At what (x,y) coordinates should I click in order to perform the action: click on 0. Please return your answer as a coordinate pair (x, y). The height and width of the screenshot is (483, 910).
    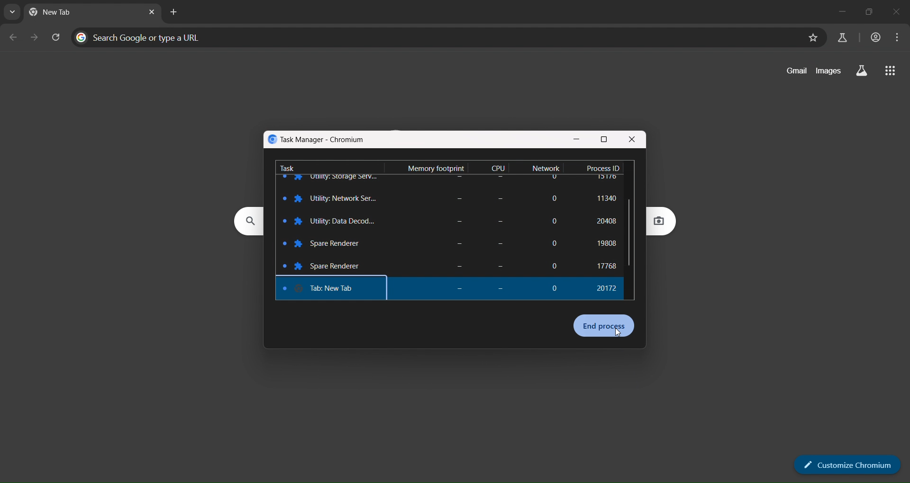
    Looking at the image, I should click on (553, 196).